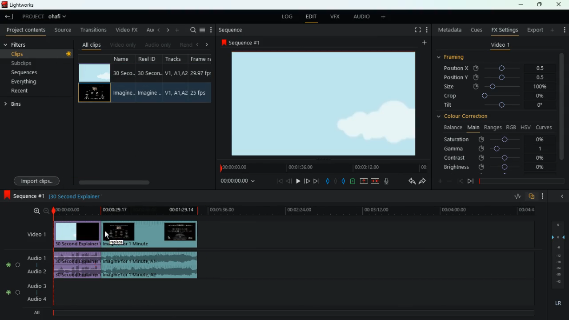  Describe the element at coordinates (460, 181) in the screenshot. I see `back` at that location.